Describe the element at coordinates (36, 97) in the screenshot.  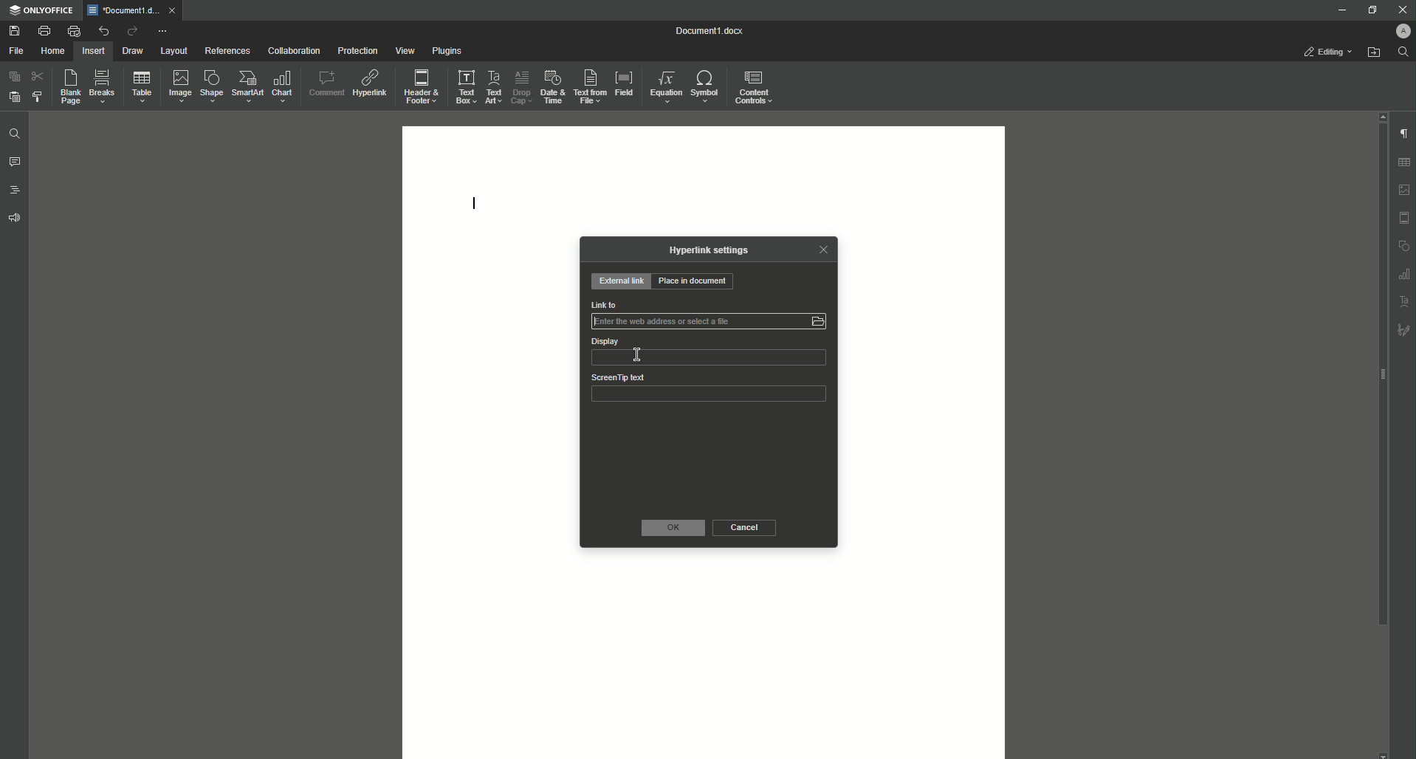
I see `Choose Styling` at that location.